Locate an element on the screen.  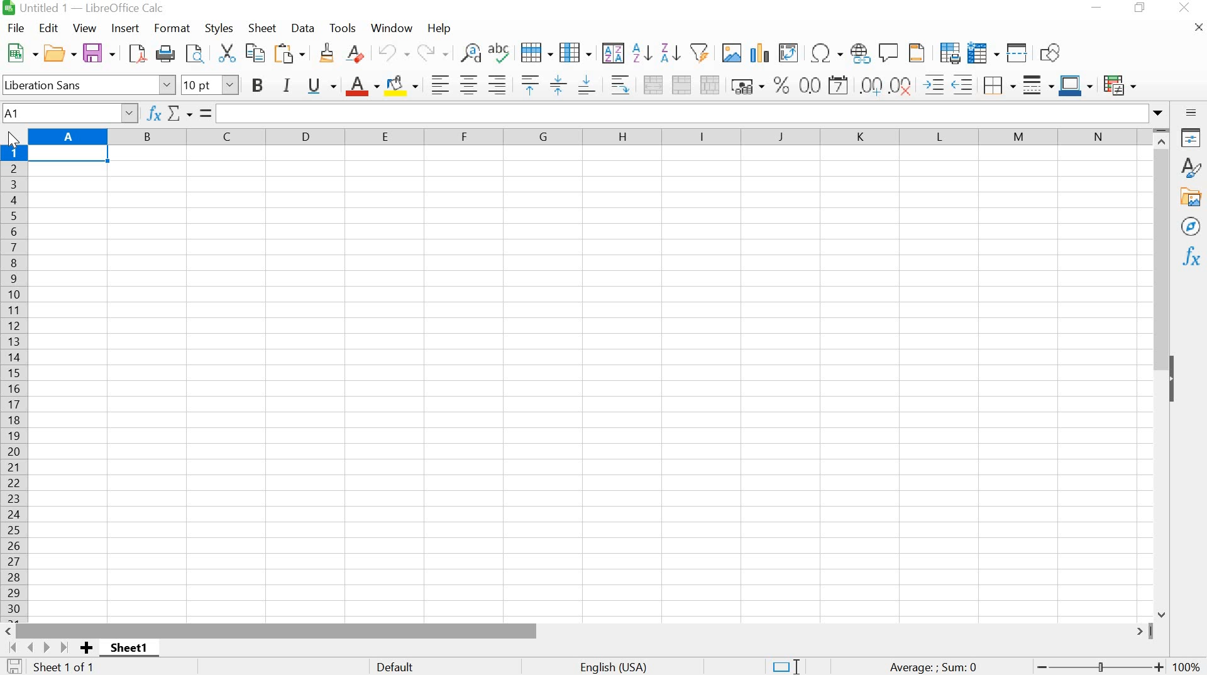
Format as numaber is located at coordinates (810, 84).